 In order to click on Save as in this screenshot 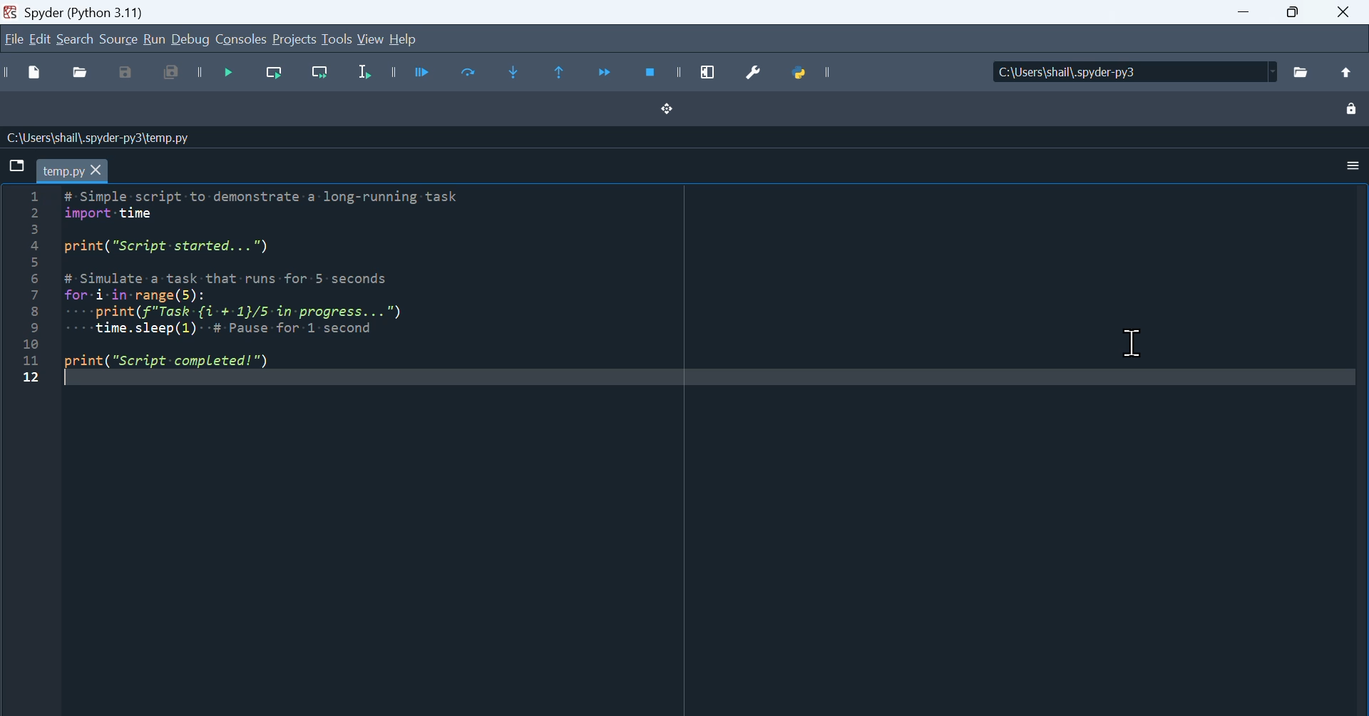, I will do `click(124, 72)`.